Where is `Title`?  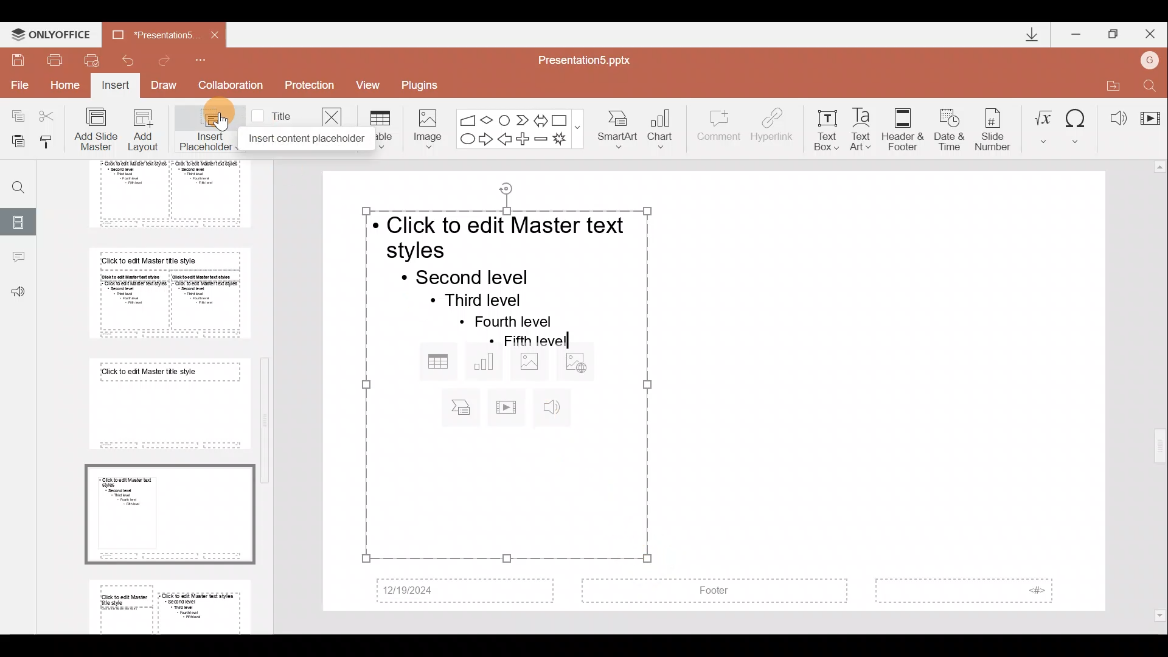
Title is located at coordinates (275, 115).